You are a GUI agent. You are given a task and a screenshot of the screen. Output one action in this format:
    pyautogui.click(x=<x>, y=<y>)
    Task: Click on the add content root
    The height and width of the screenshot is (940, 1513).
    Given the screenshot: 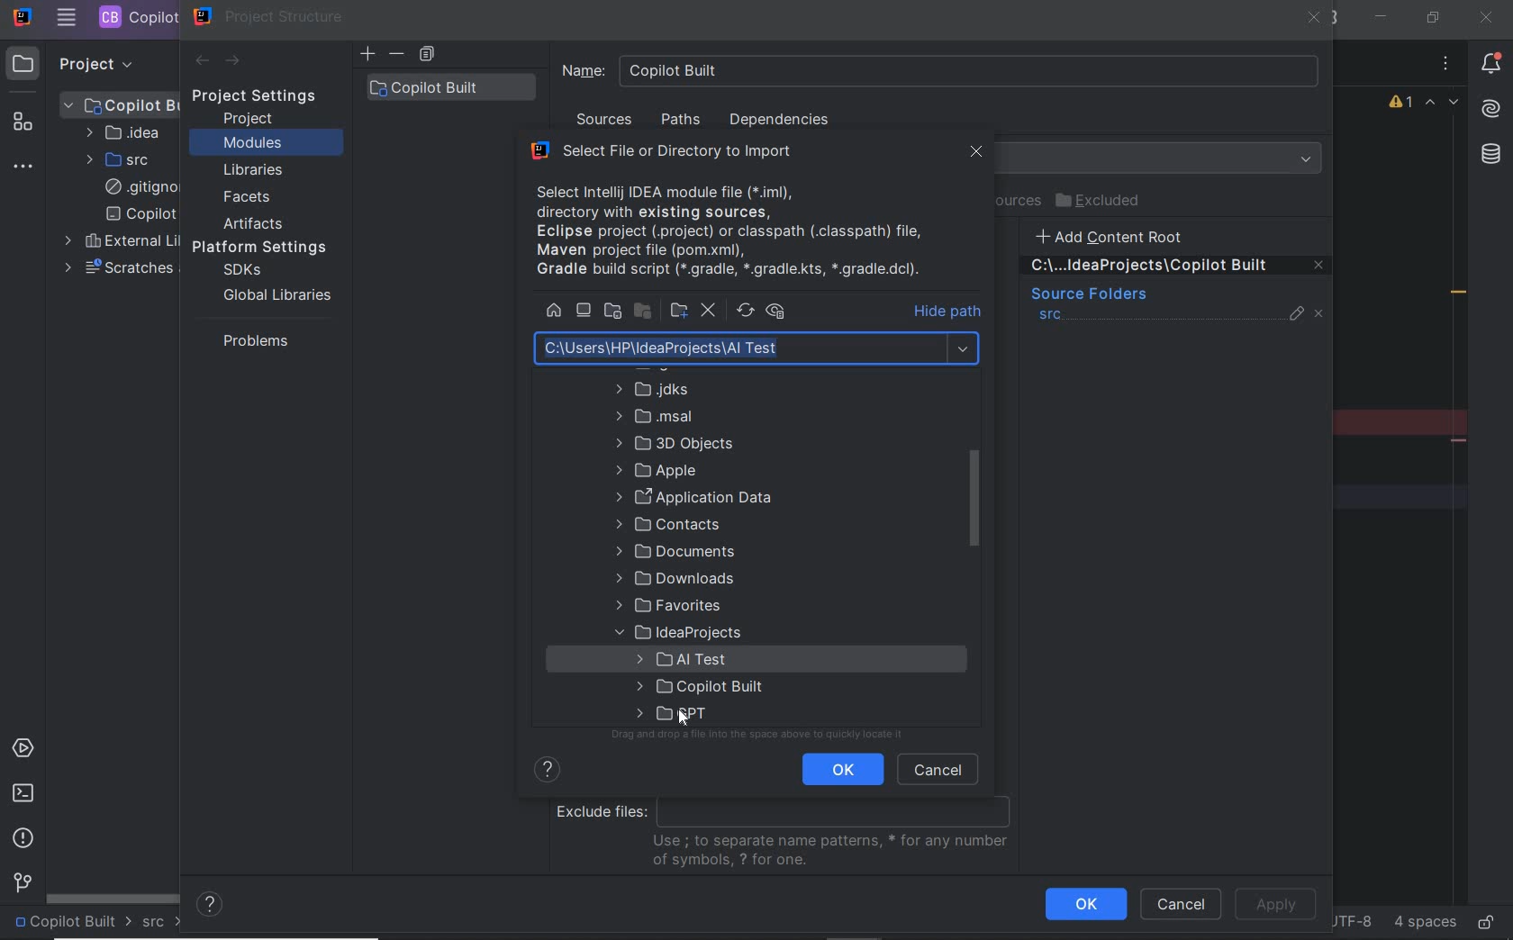 What is the action you would take?
    pyautogui.click(x=1120, y=236)
    